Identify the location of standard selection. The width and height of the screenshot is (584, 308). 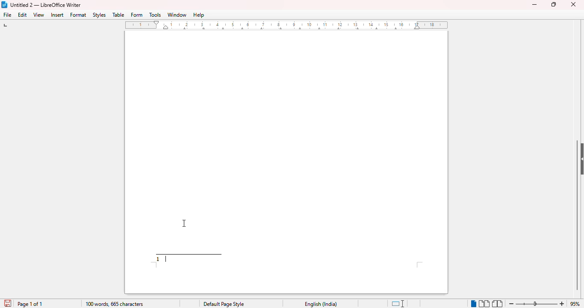
(398, 303).